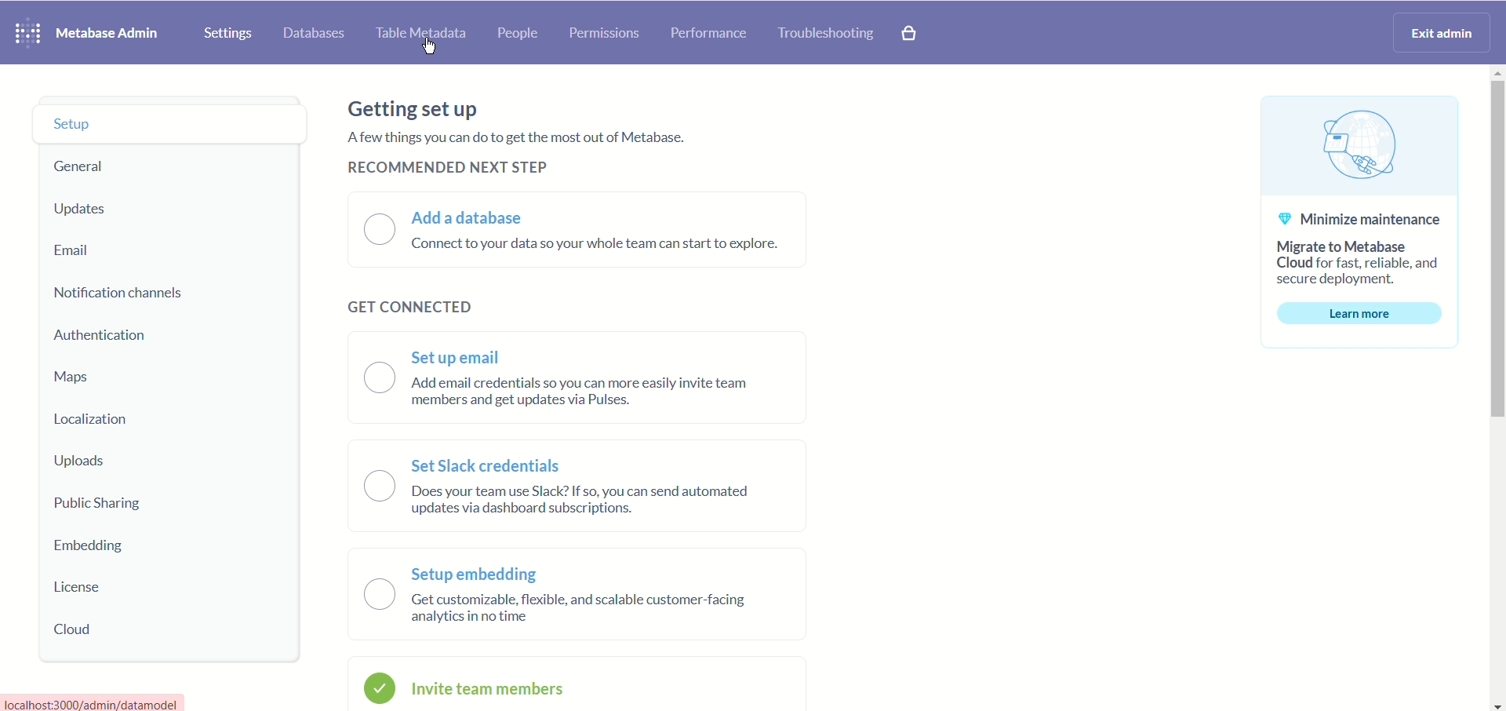  What do you see at coordinates (89, 420) in the screenshot?
I see `Localization` at bounding box center [89, 420].